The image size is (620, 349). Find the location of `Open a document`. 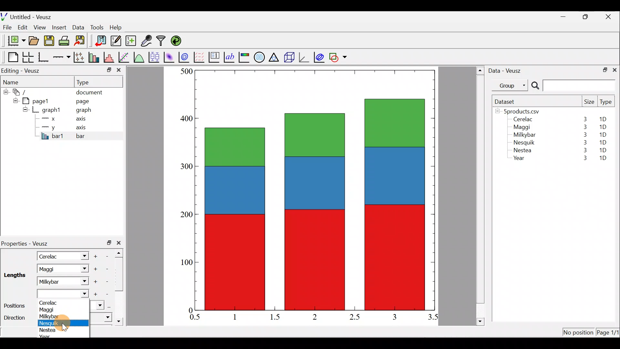

Open a document is located at coordinates (35, 41).